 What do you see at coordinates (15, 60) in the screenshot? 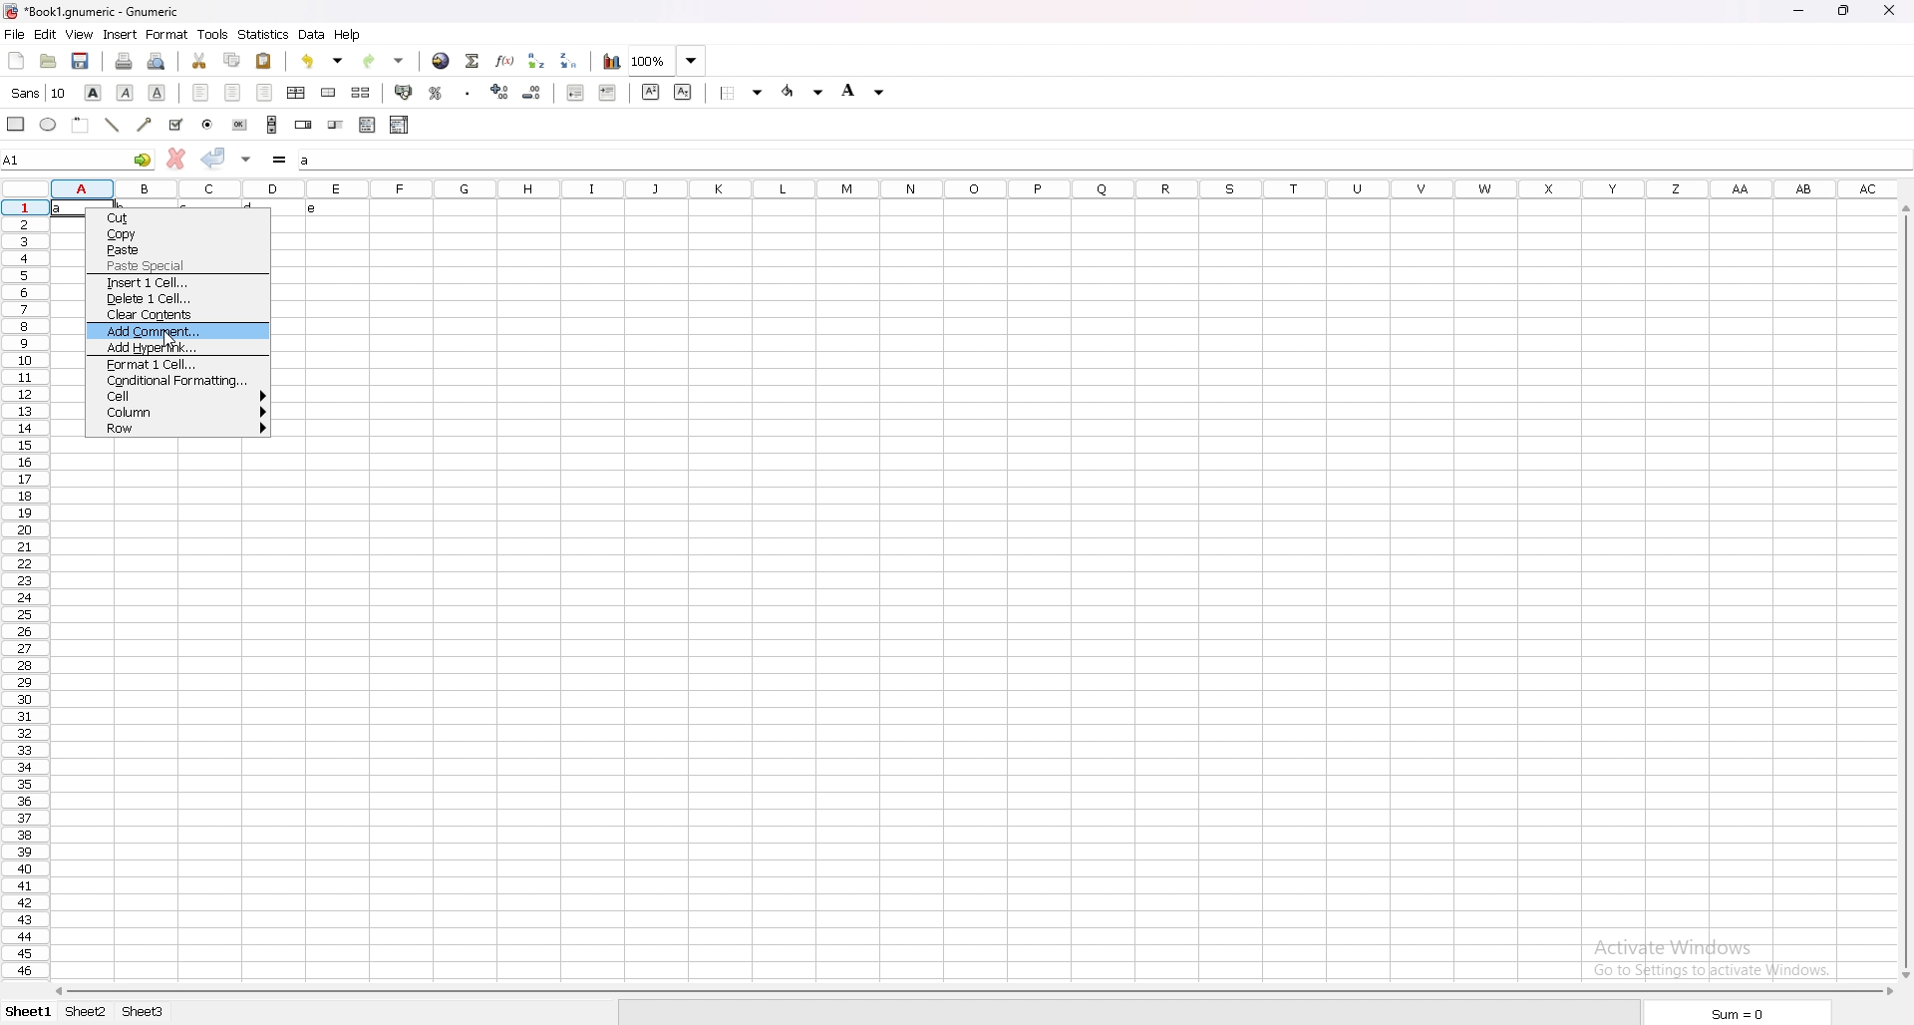
I see `new` at bounding box center [15, 60].